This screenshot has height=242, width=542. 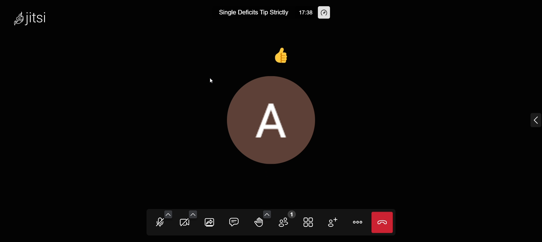 What do you see at coordinates (193, 214) in the screenshot?
I see `video setting` at bounding box center [193, 214].